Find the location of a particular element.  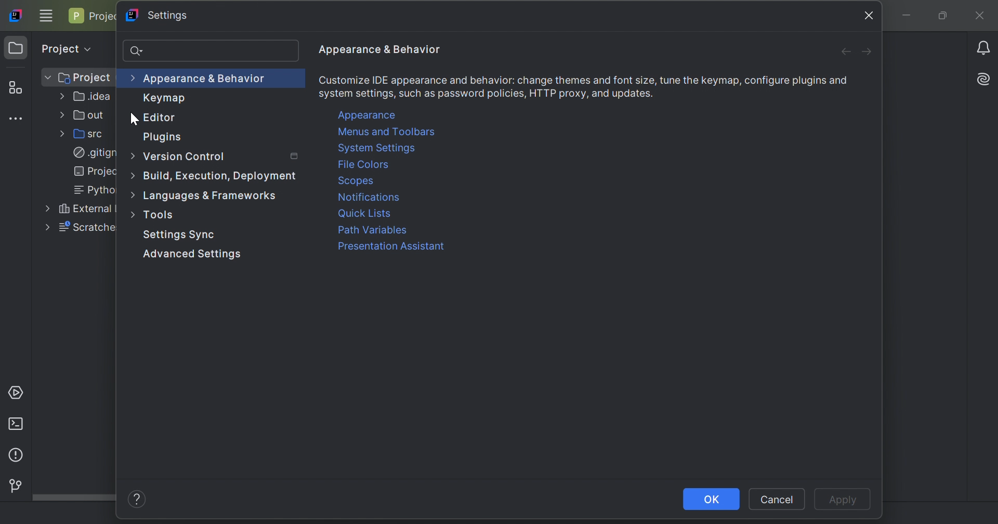

Settings marked with this icon are only applicable to the current project. Non-marked settings are applied to all projects is located at coordinates (295, 156).